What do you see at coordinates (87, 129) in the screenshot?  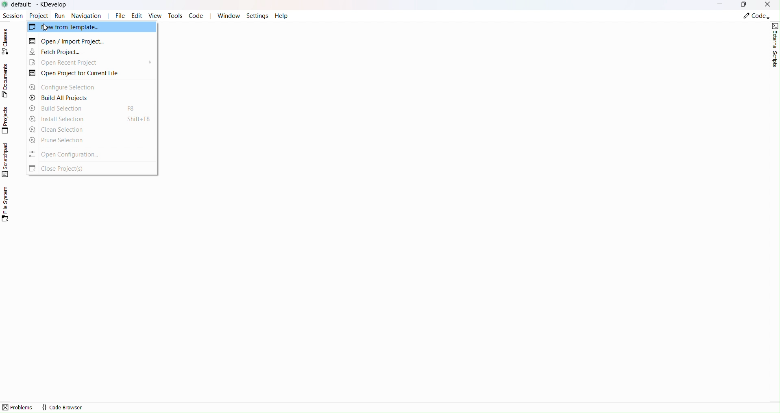 I see `Clear Selection` at bounding box center [87, 129].